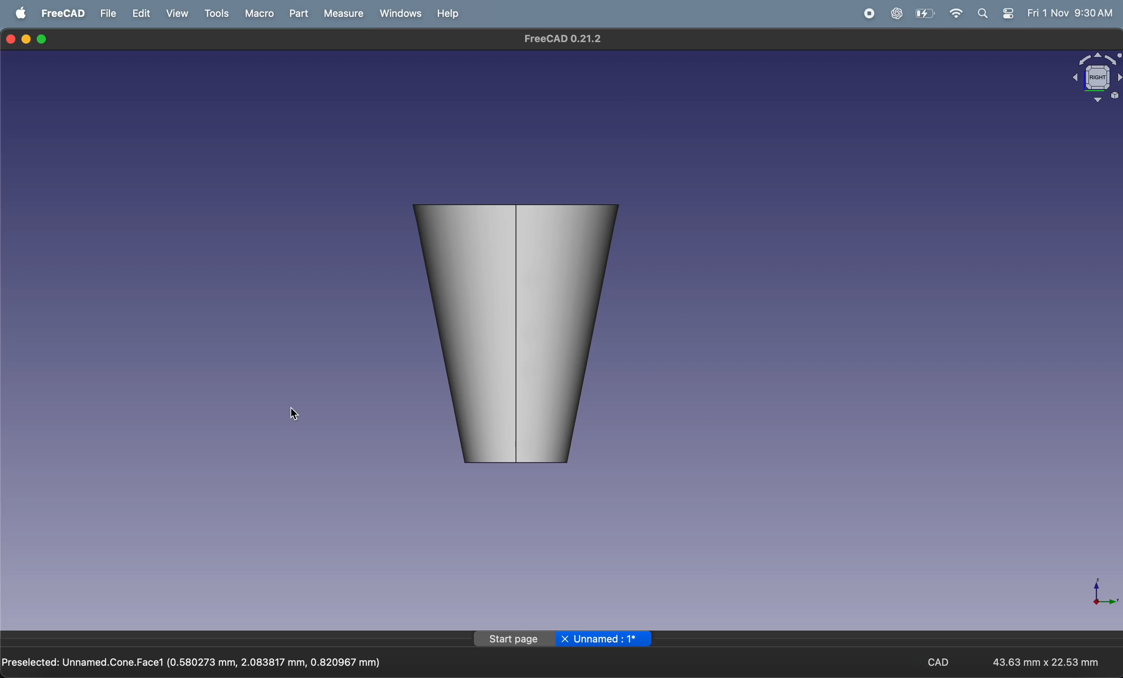 This screenshot has width=1123, height=678. What do you see at coordinates (498, 341) in the screenshot?
I see `cone vertical view` at bounding box center [498, 341].